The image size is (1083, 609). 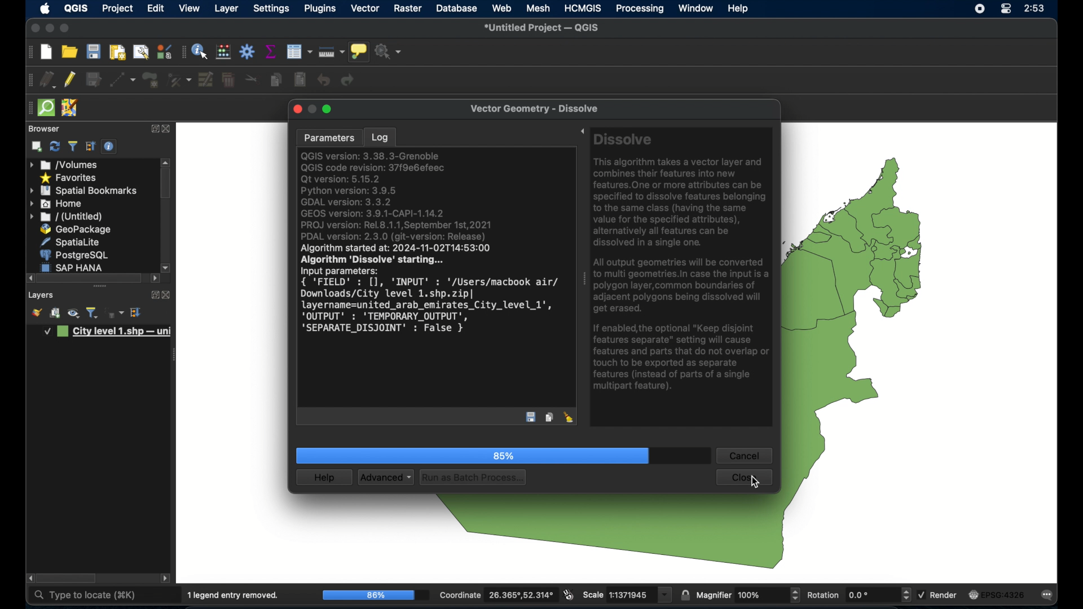 What do you see at coordinates (939, 595) in the screenshot?
I see `render` at bounding box center [939, 595].